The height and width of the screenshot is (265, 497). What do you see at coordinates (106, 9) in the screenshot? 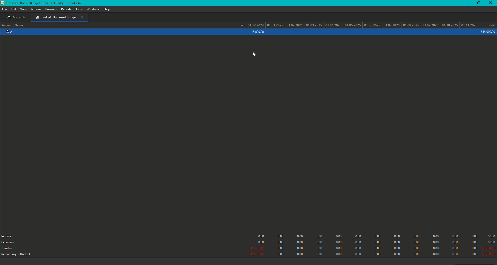
I see `Help` at bounding box center [106, 9].